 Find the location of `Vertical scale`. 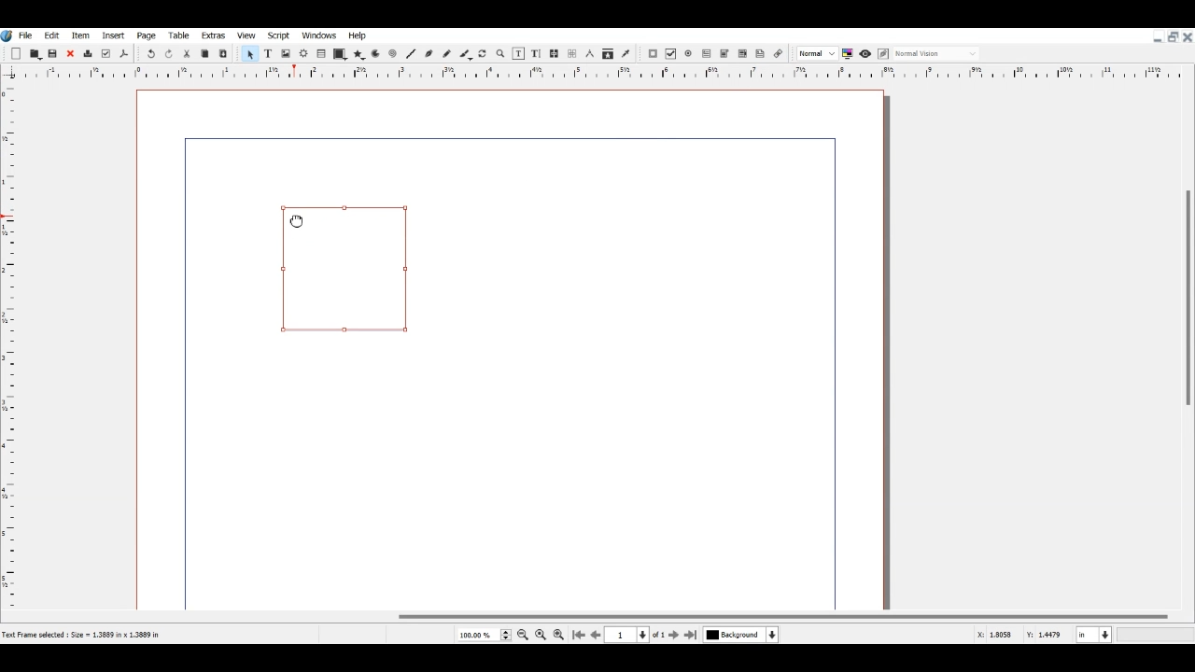

Vertical scale is located at coordinates (586, 74).